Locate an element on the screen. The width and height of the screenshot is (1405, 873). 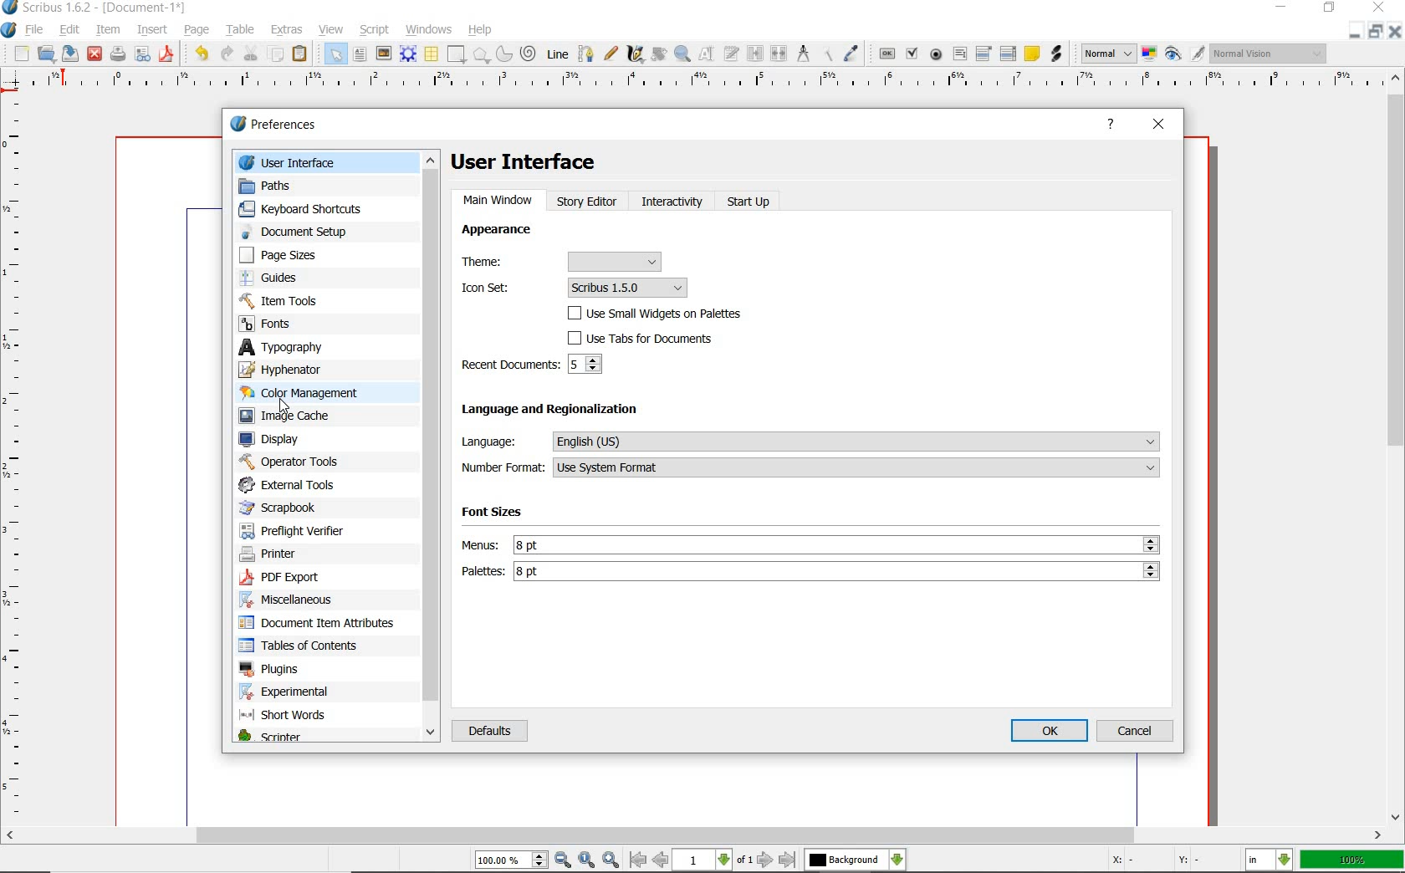
file is located at coordinates (37, 28).